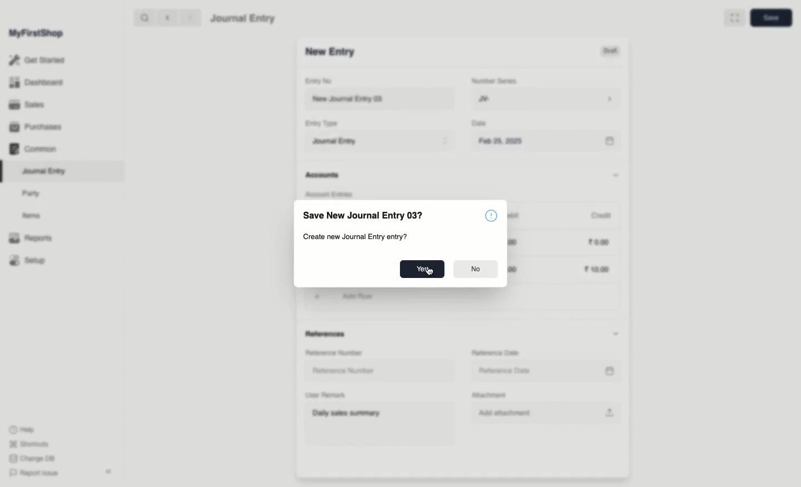 The height and width of the screenshot is (487, 801). Describe the element at coordinates (32, 459) in the screenshot. I see `Change DB` at that location.